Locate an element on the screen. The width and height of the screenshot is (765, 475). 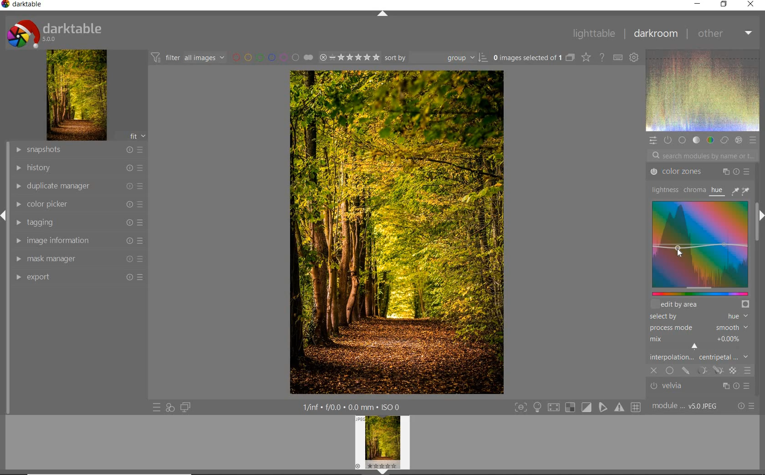
COLOR is located at coordinates (711, 140).